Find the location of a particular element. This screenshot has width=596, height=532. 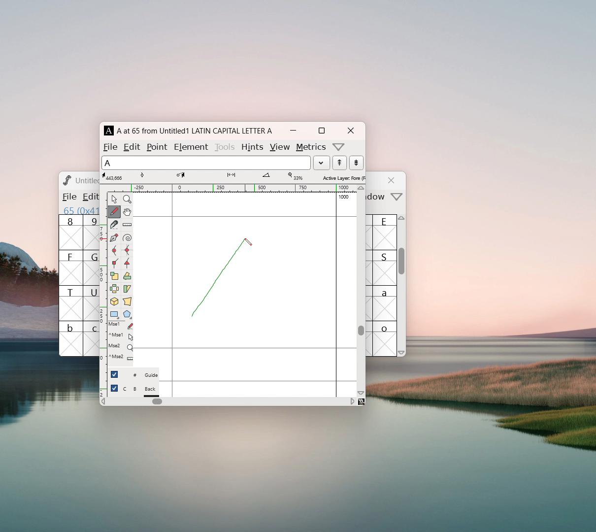

rotate the selection to 3D and project back to plane is located at coordinates (114, 302).